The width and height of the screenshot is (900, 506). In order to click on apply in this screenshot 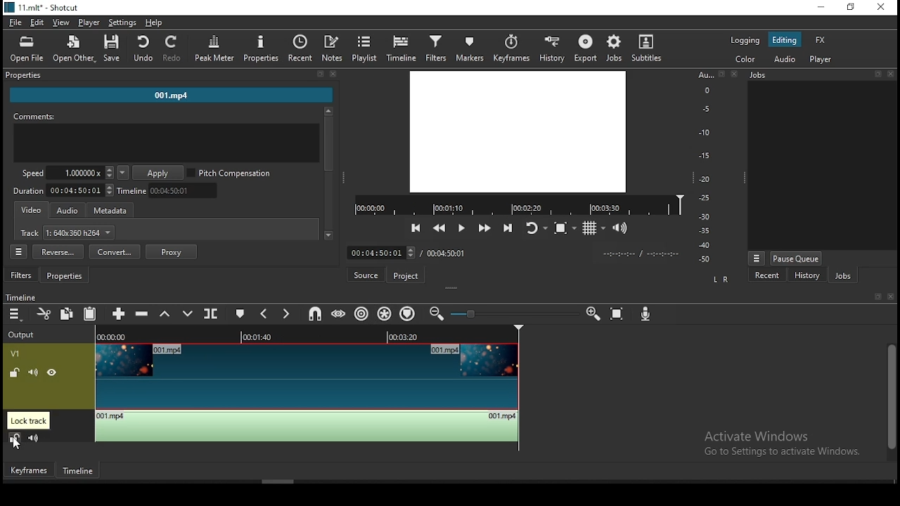, I will do `click(158, 173)`.